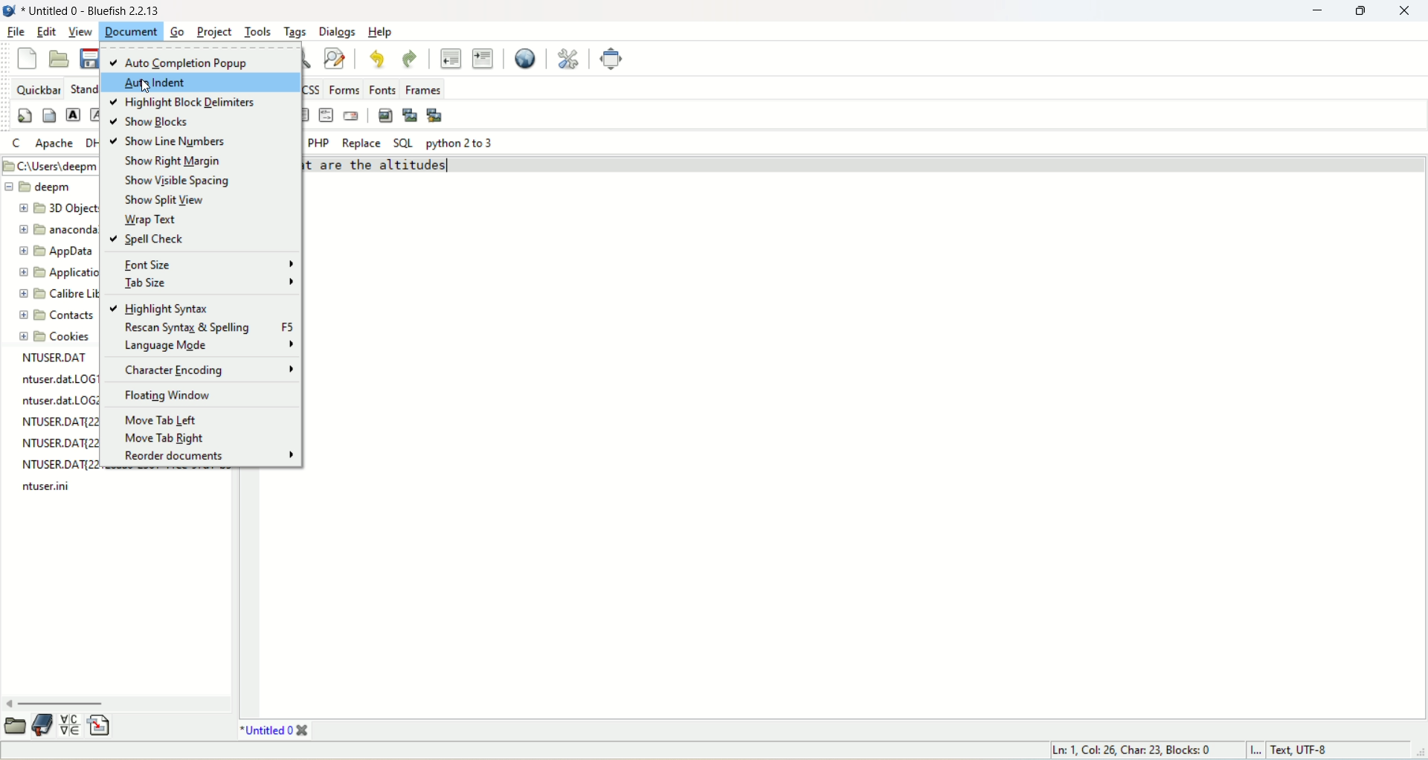  Describe the element at coordinates (103, 725) in the screenshot. I see `insert file` at that location.